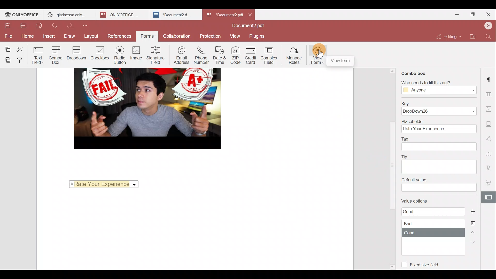 This screenshot has width=496, height=279. What do you see at coordinates (258, 36) in the screenshot?
I see `Plugins` at bounding box center [258, 36].